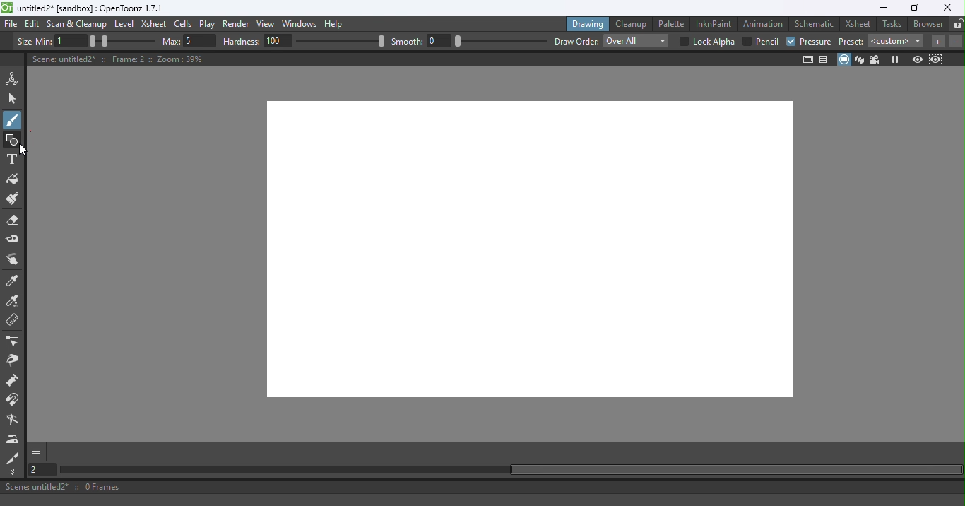  What do you see at coordinates (155, 25) in the screenshot?
I see `Xsheet` at bounding box center [155, 25].